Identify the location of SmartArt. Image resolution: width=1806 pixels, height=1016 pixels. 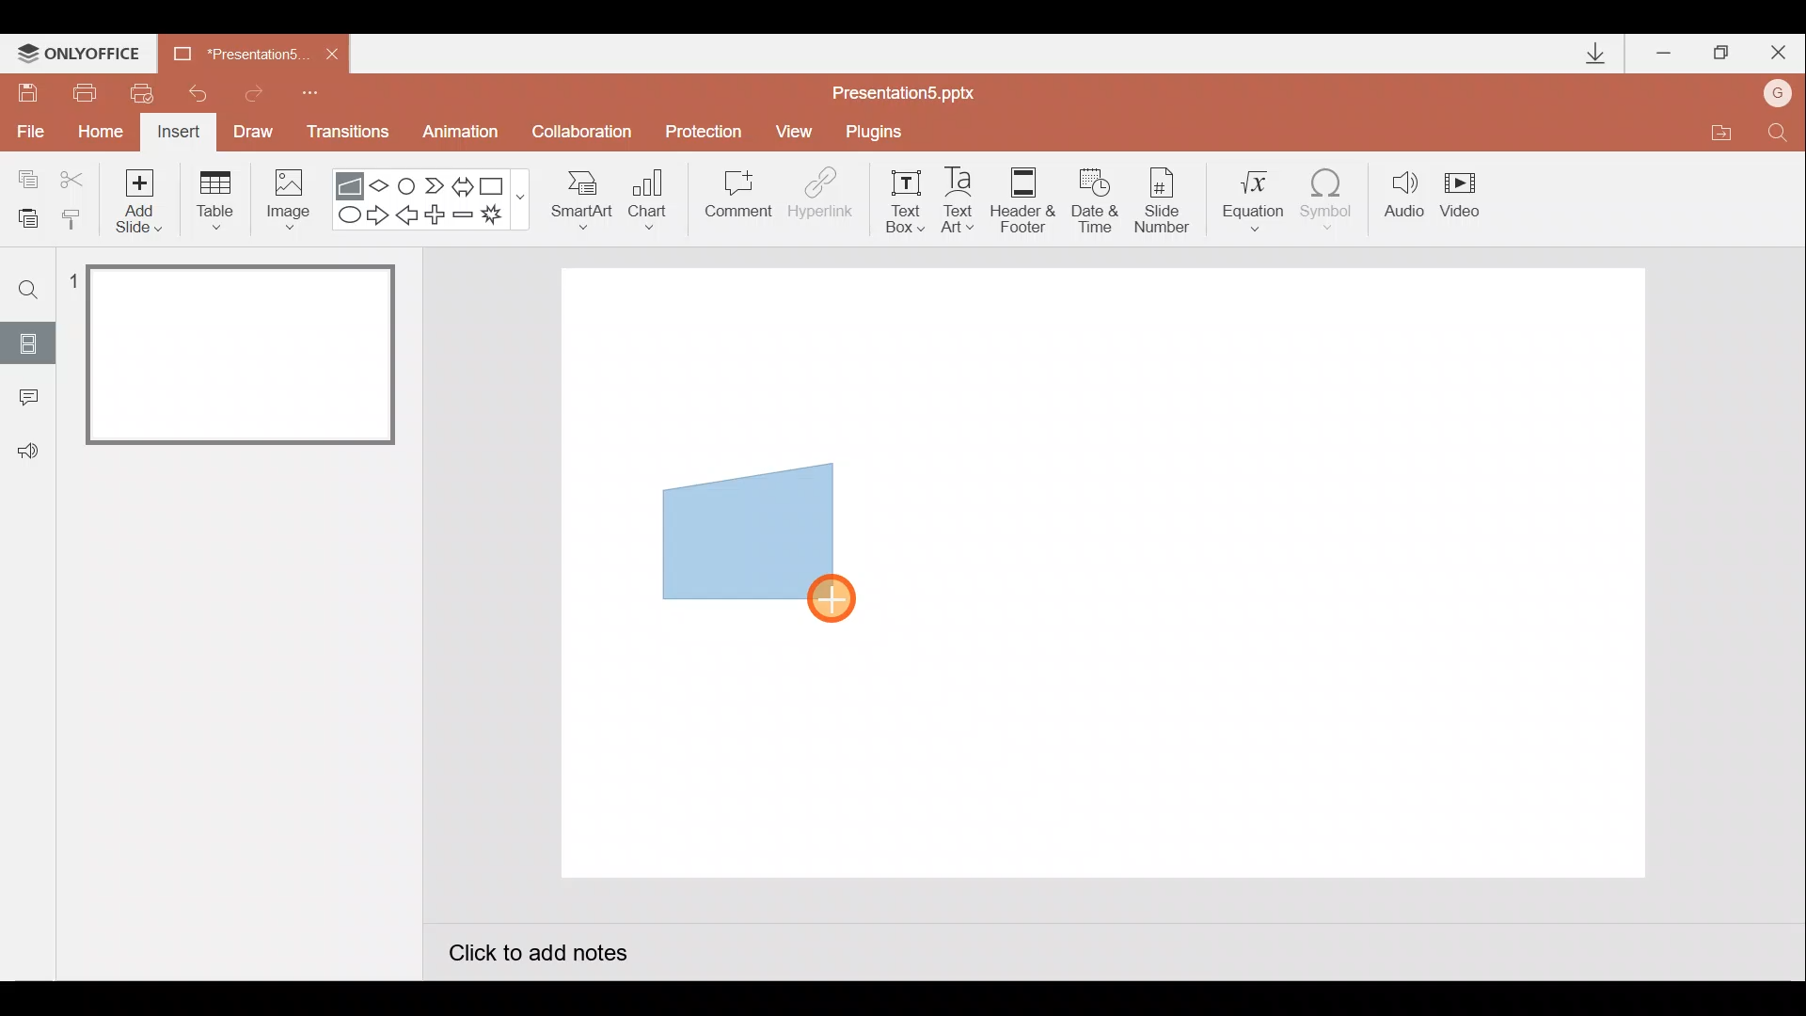
(575, 198).